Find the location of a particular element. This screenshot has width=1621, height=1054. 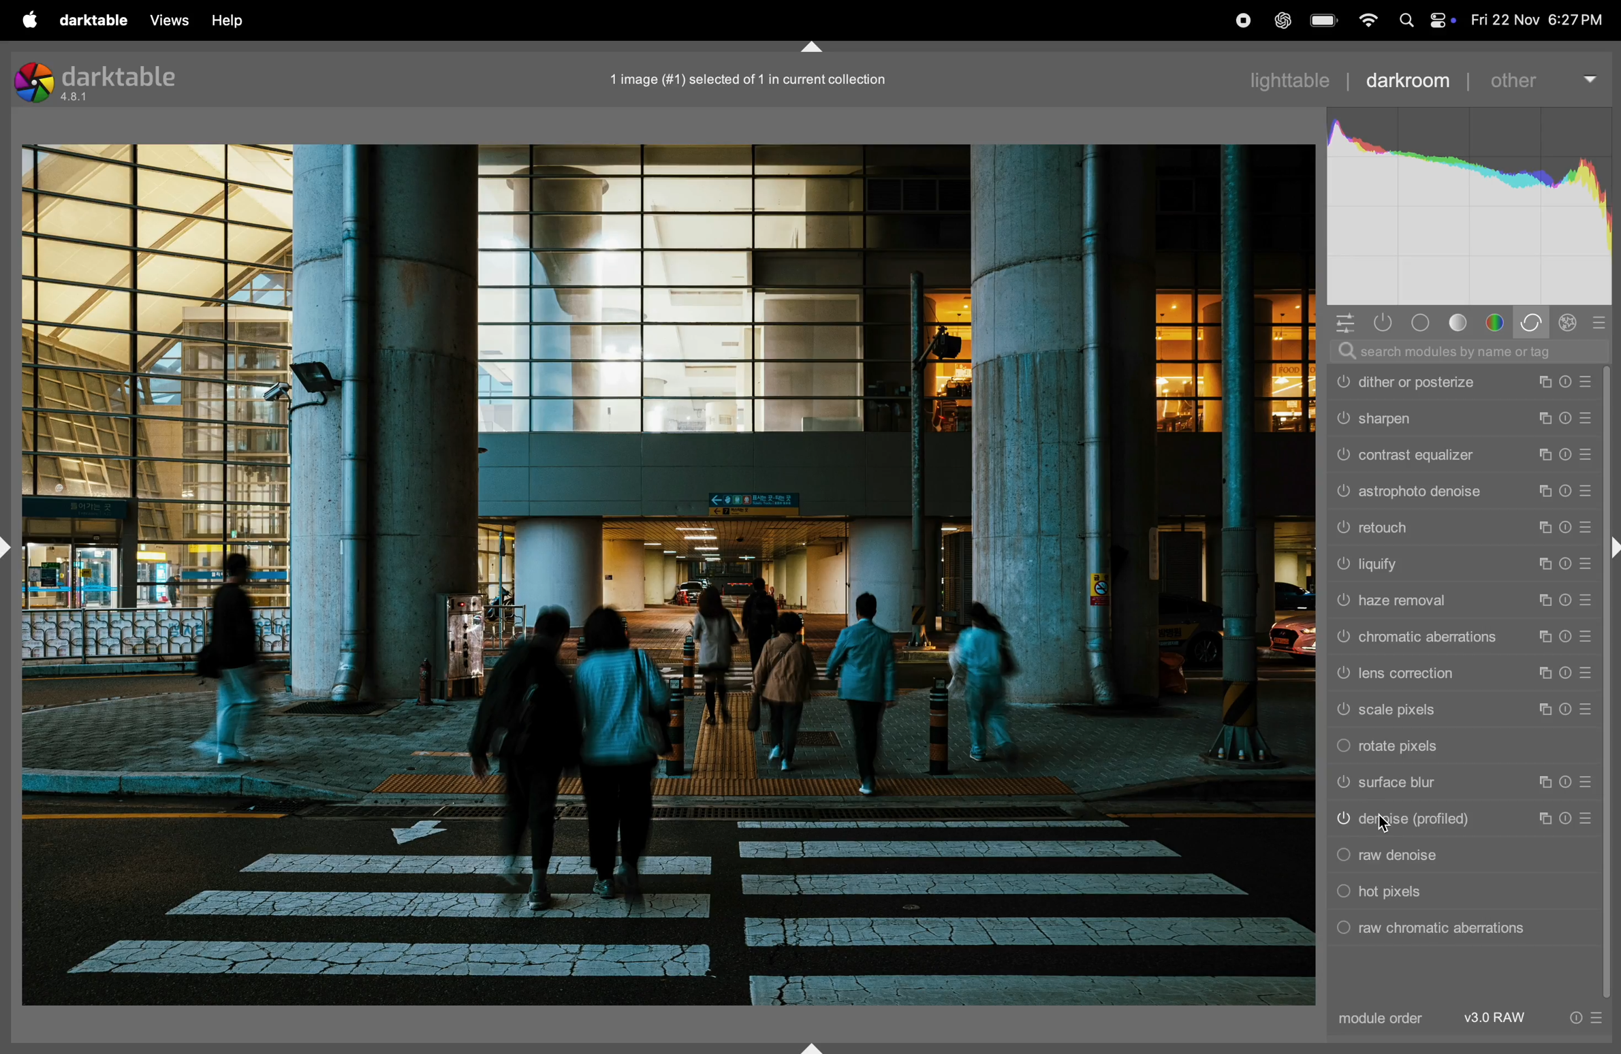

effect is located at coordinates (1569, 323).